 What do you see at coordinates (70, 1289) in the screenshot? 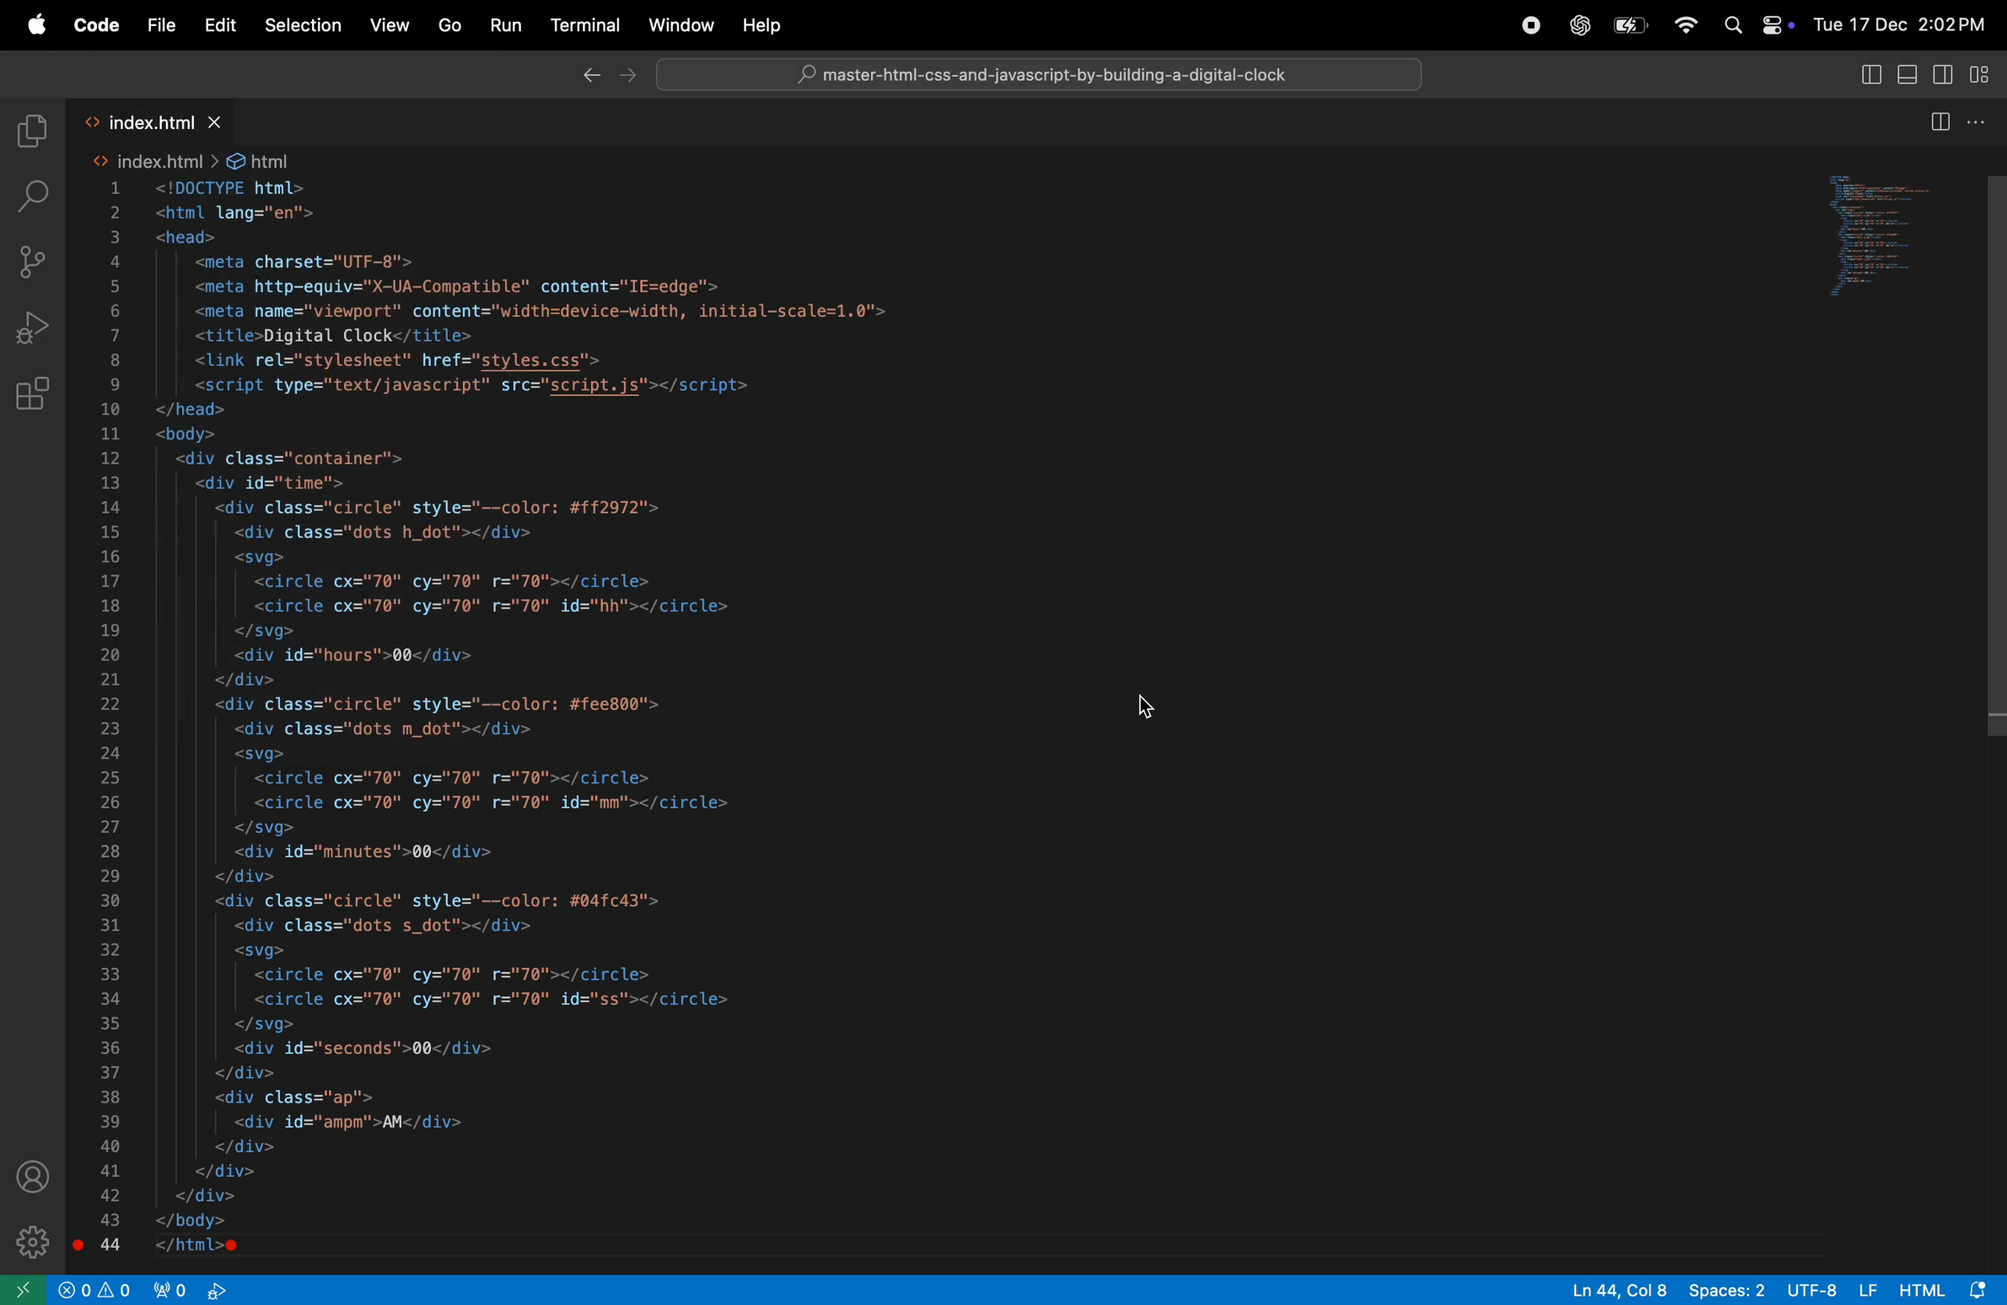
I see `no problem` at bounding box center [70, 1289].